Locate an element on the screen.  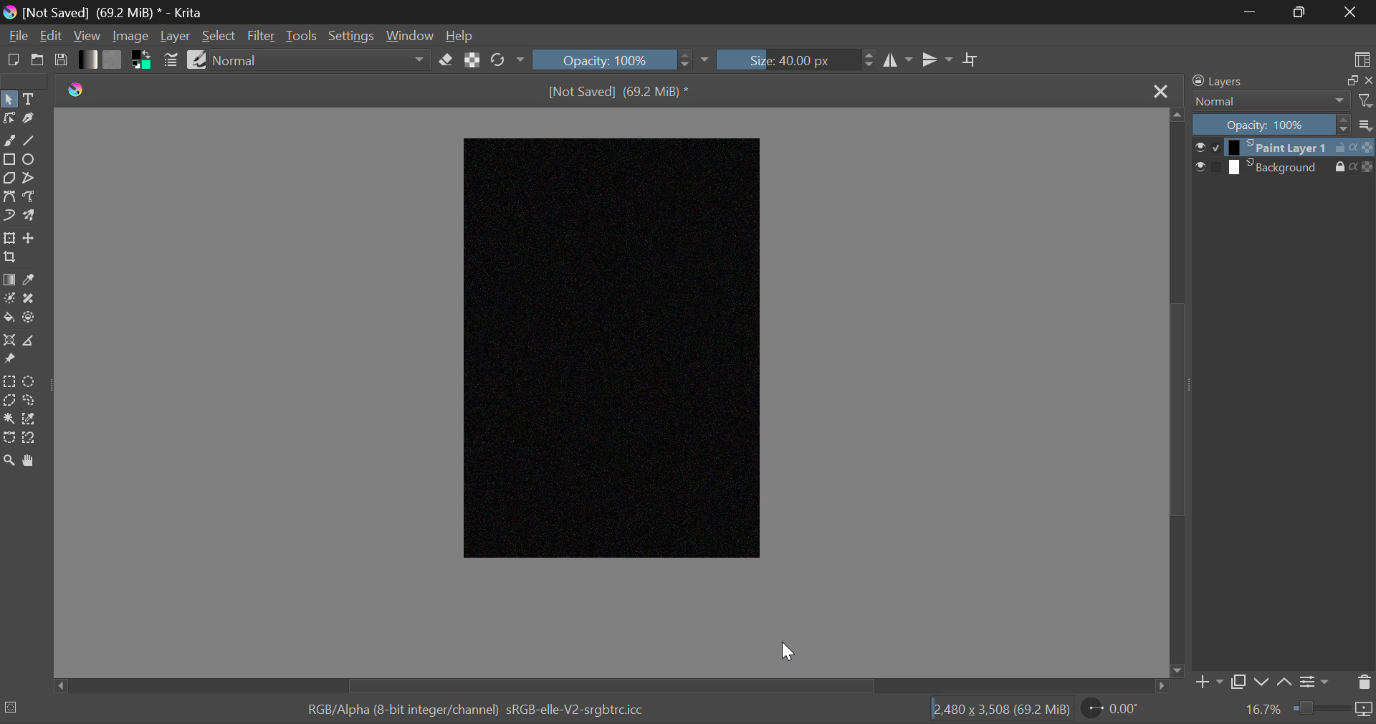
Close is located at coordinates (1351, 11).